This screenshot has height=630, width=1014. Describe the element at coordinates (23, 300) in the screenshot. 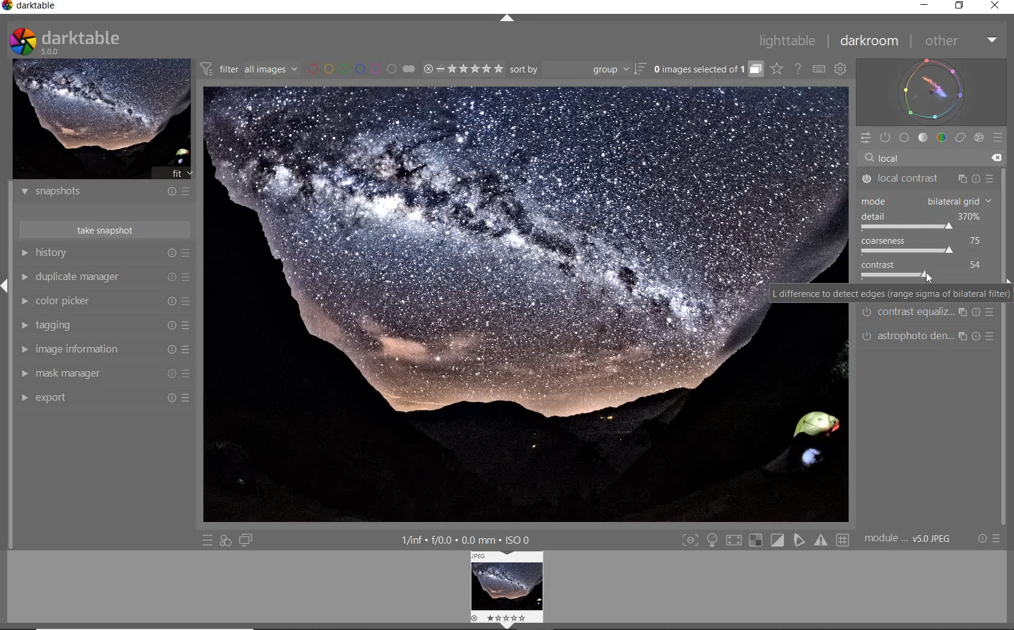

I see `COLOR PICKER` at that location.